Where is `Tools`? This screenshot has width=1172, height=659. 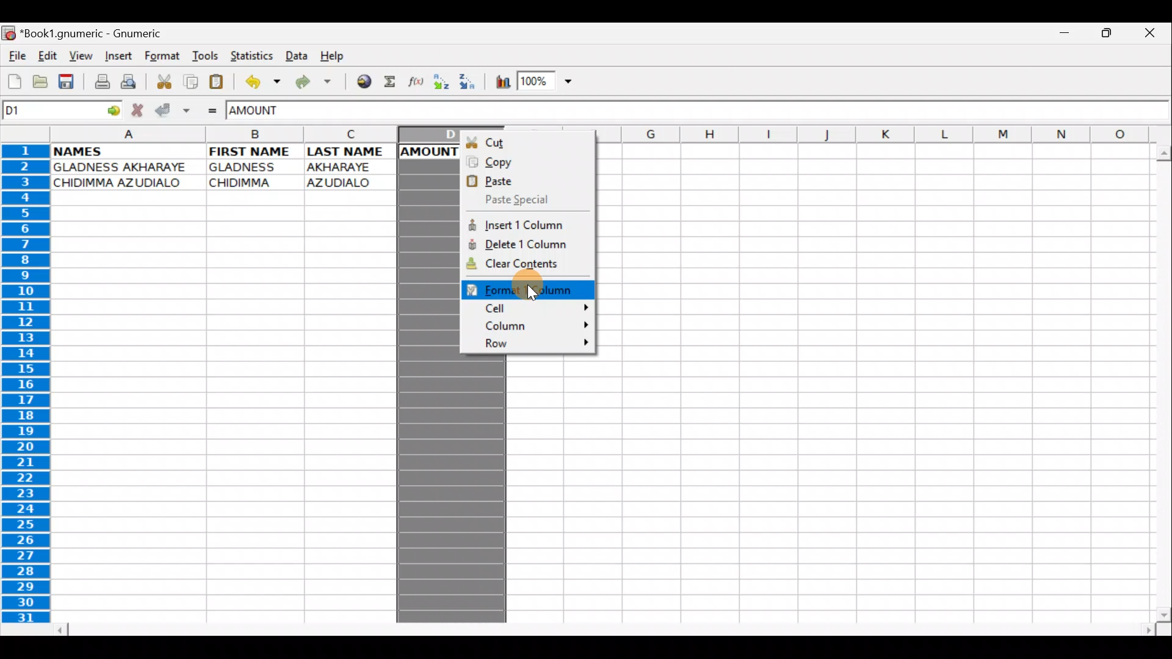 Tools is located at coordinates (201, 57).